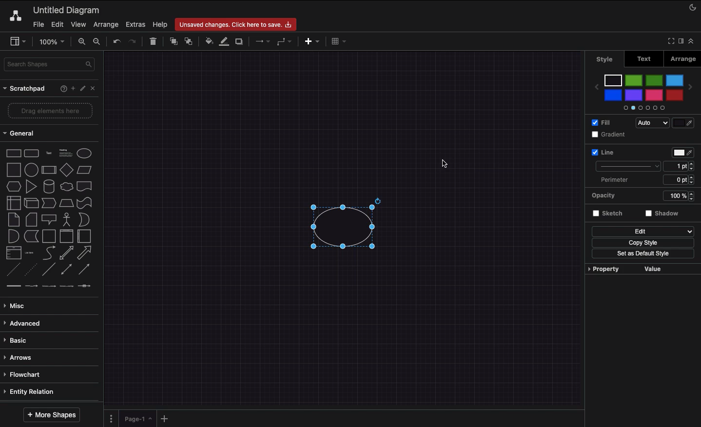 This screenshot has width=701, height=427. What do you see at coordinates (86, 202) in the screenshot?
I see `Tape` at bounding box center [86, 202].